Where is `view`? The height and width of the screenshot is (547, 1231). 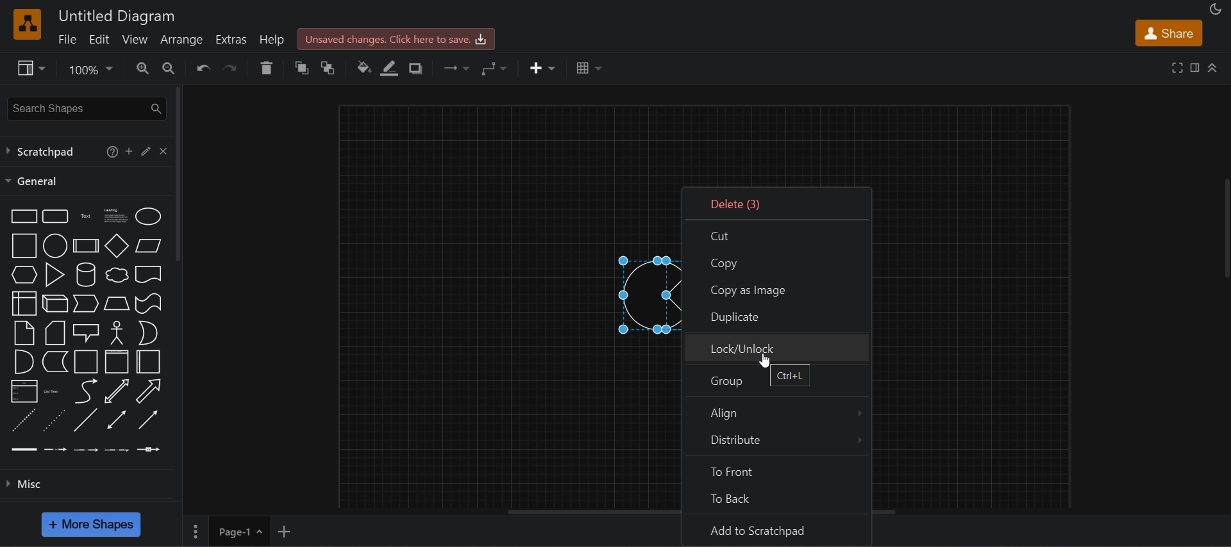 view is located at coordinates (136, 39).